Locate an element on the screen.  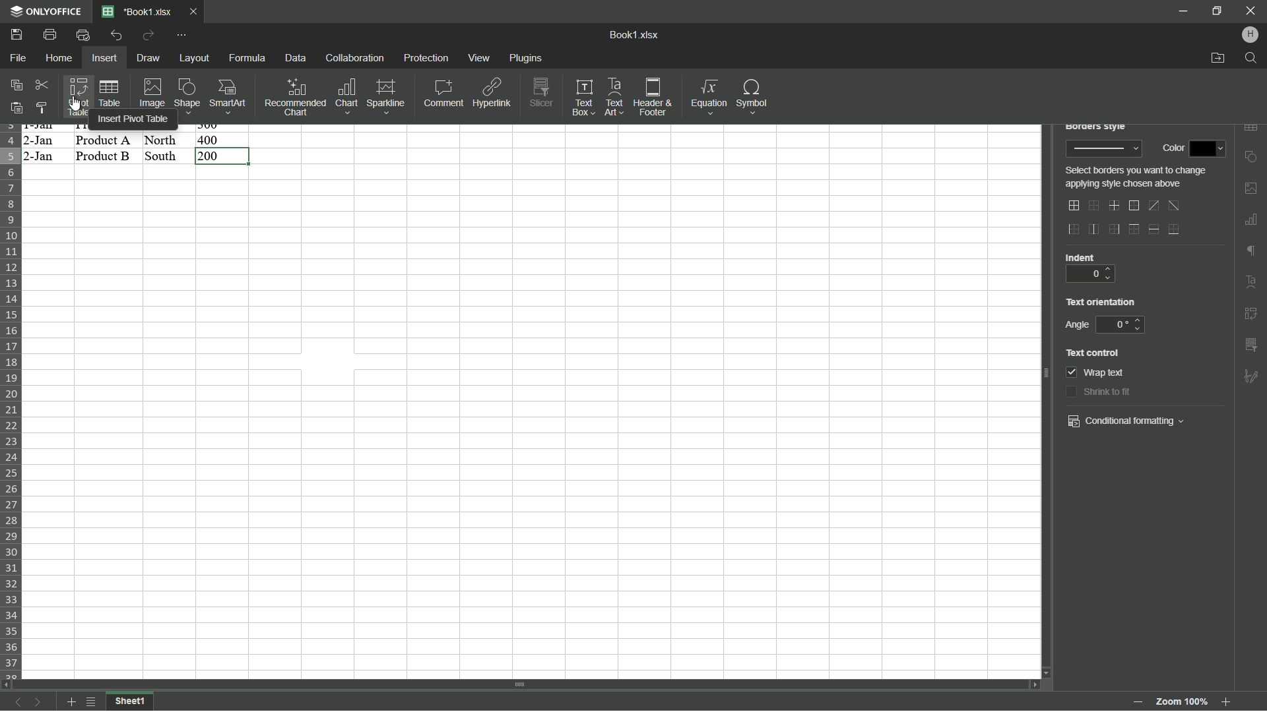
Table is located at coordinates (110, 94).